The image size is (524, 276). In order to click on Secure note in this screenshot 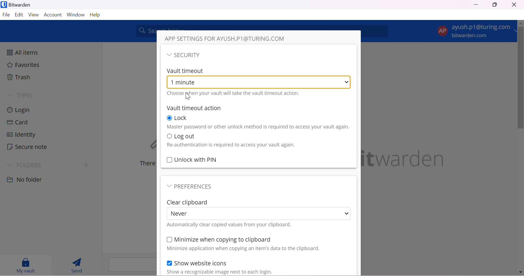, I will do `click(27, 147)`.